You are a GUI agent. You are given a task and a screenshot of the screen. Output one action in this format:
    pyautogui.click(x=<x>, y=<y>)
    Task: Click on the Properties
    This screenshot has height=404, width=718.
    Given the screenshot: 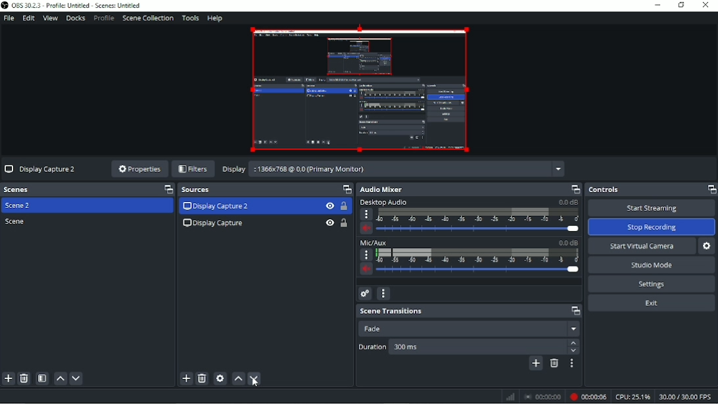 What is the action you would take?
    pyautogui.click(x=138, y=169)
    